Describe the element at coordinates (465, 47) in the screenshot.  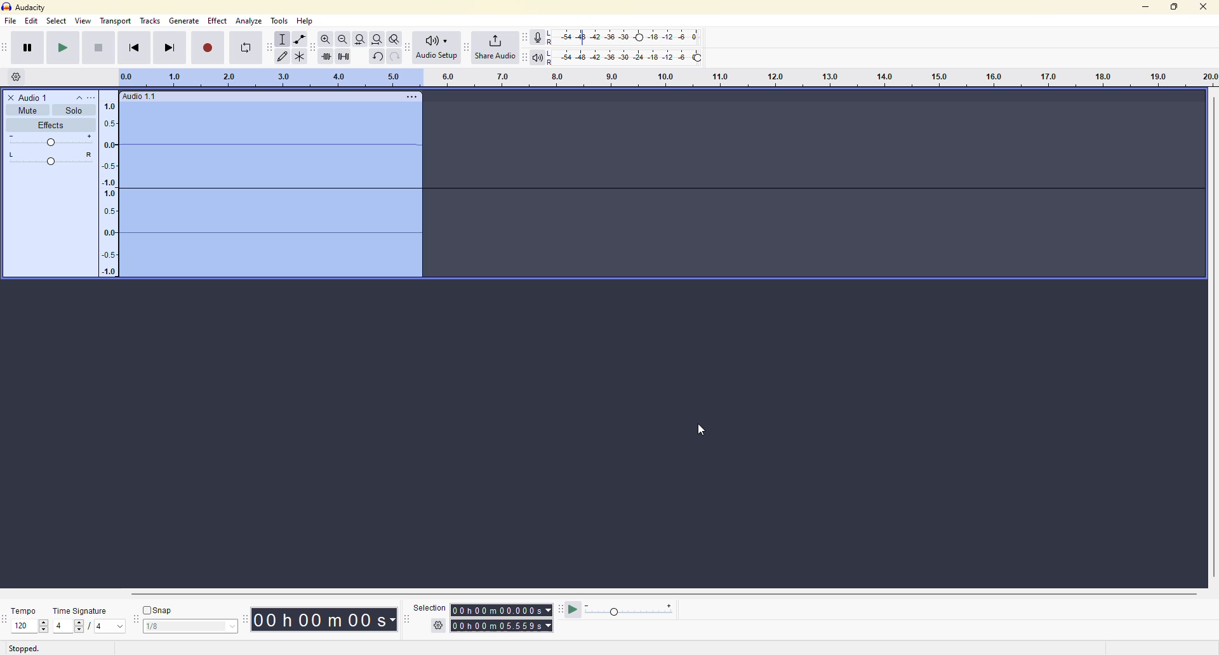
I see `share audio toolbar` at that location.